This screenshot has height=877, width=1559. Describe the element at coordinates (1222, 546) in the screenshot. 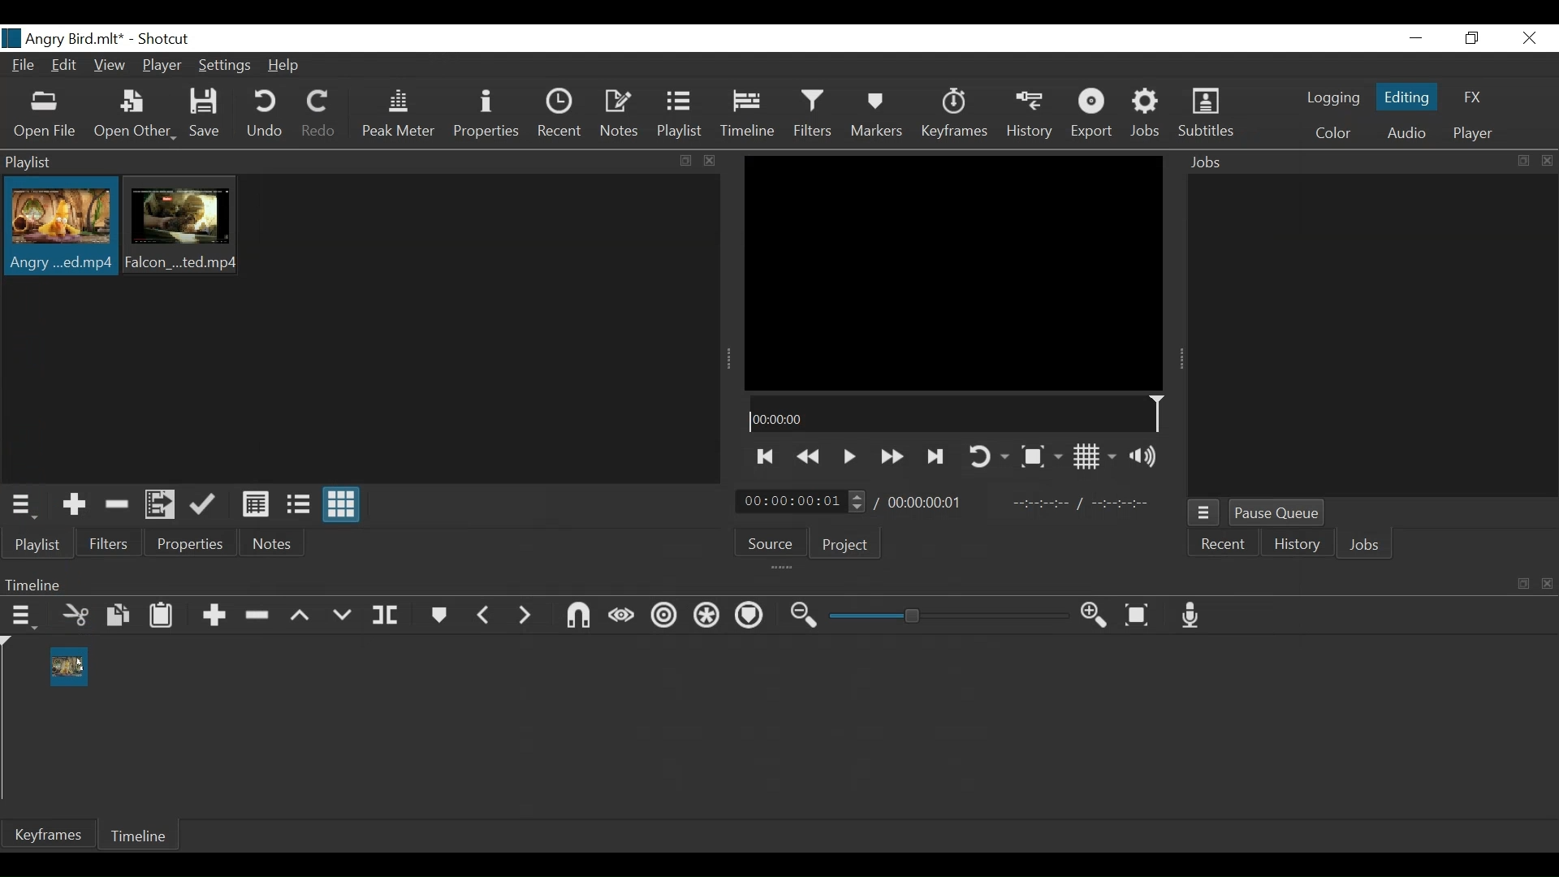

I see `Recent` at that location.